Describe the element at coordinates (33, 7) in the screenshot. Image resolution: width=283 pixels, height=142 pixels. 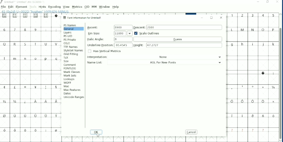
I see `Tools` at that location.